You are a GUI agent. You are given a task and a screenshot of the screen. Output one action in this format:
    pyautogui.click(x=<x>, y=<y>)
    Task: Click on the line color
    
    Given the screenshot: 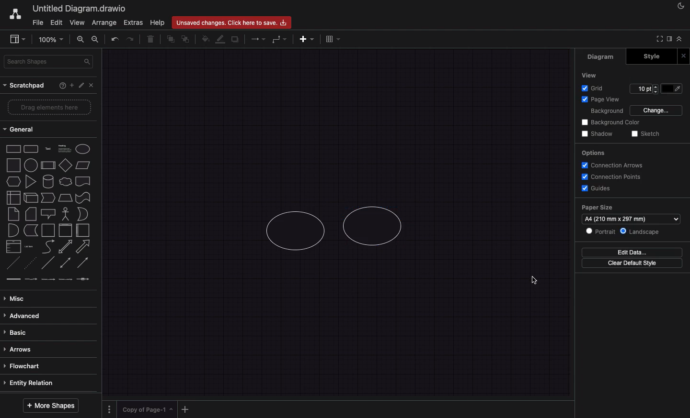 What is the action you would take?
    pyautogui.click(x=219, y=39)
    